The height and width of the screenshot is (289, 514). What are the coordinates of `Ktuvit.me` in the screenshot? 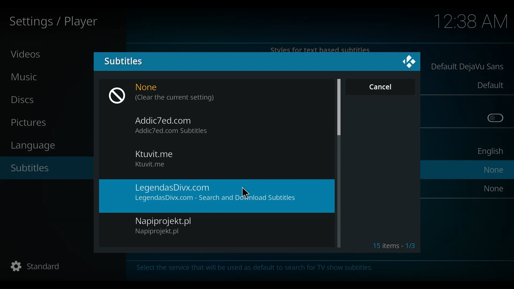 It's located at (150, 164).